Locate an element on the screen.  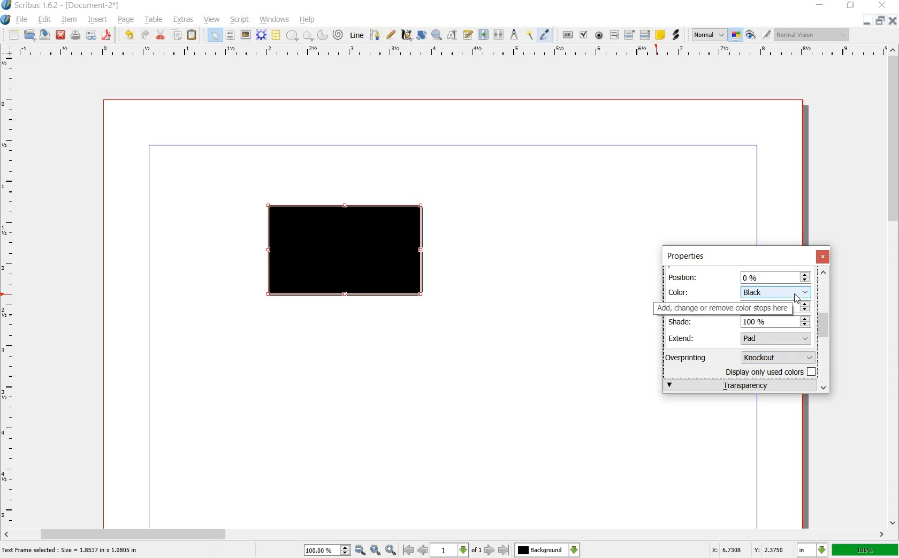
edit text with story editor is located at coordinates (467, 35).